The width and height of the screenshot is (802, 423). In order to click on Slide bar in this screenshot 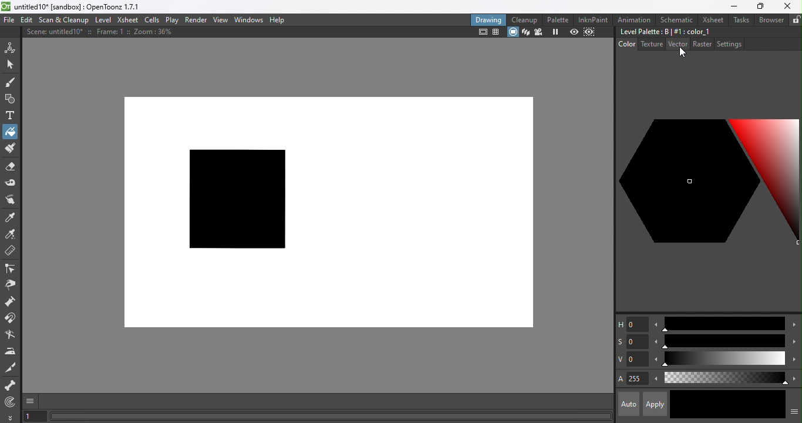, I will do `click(725, 378)`.